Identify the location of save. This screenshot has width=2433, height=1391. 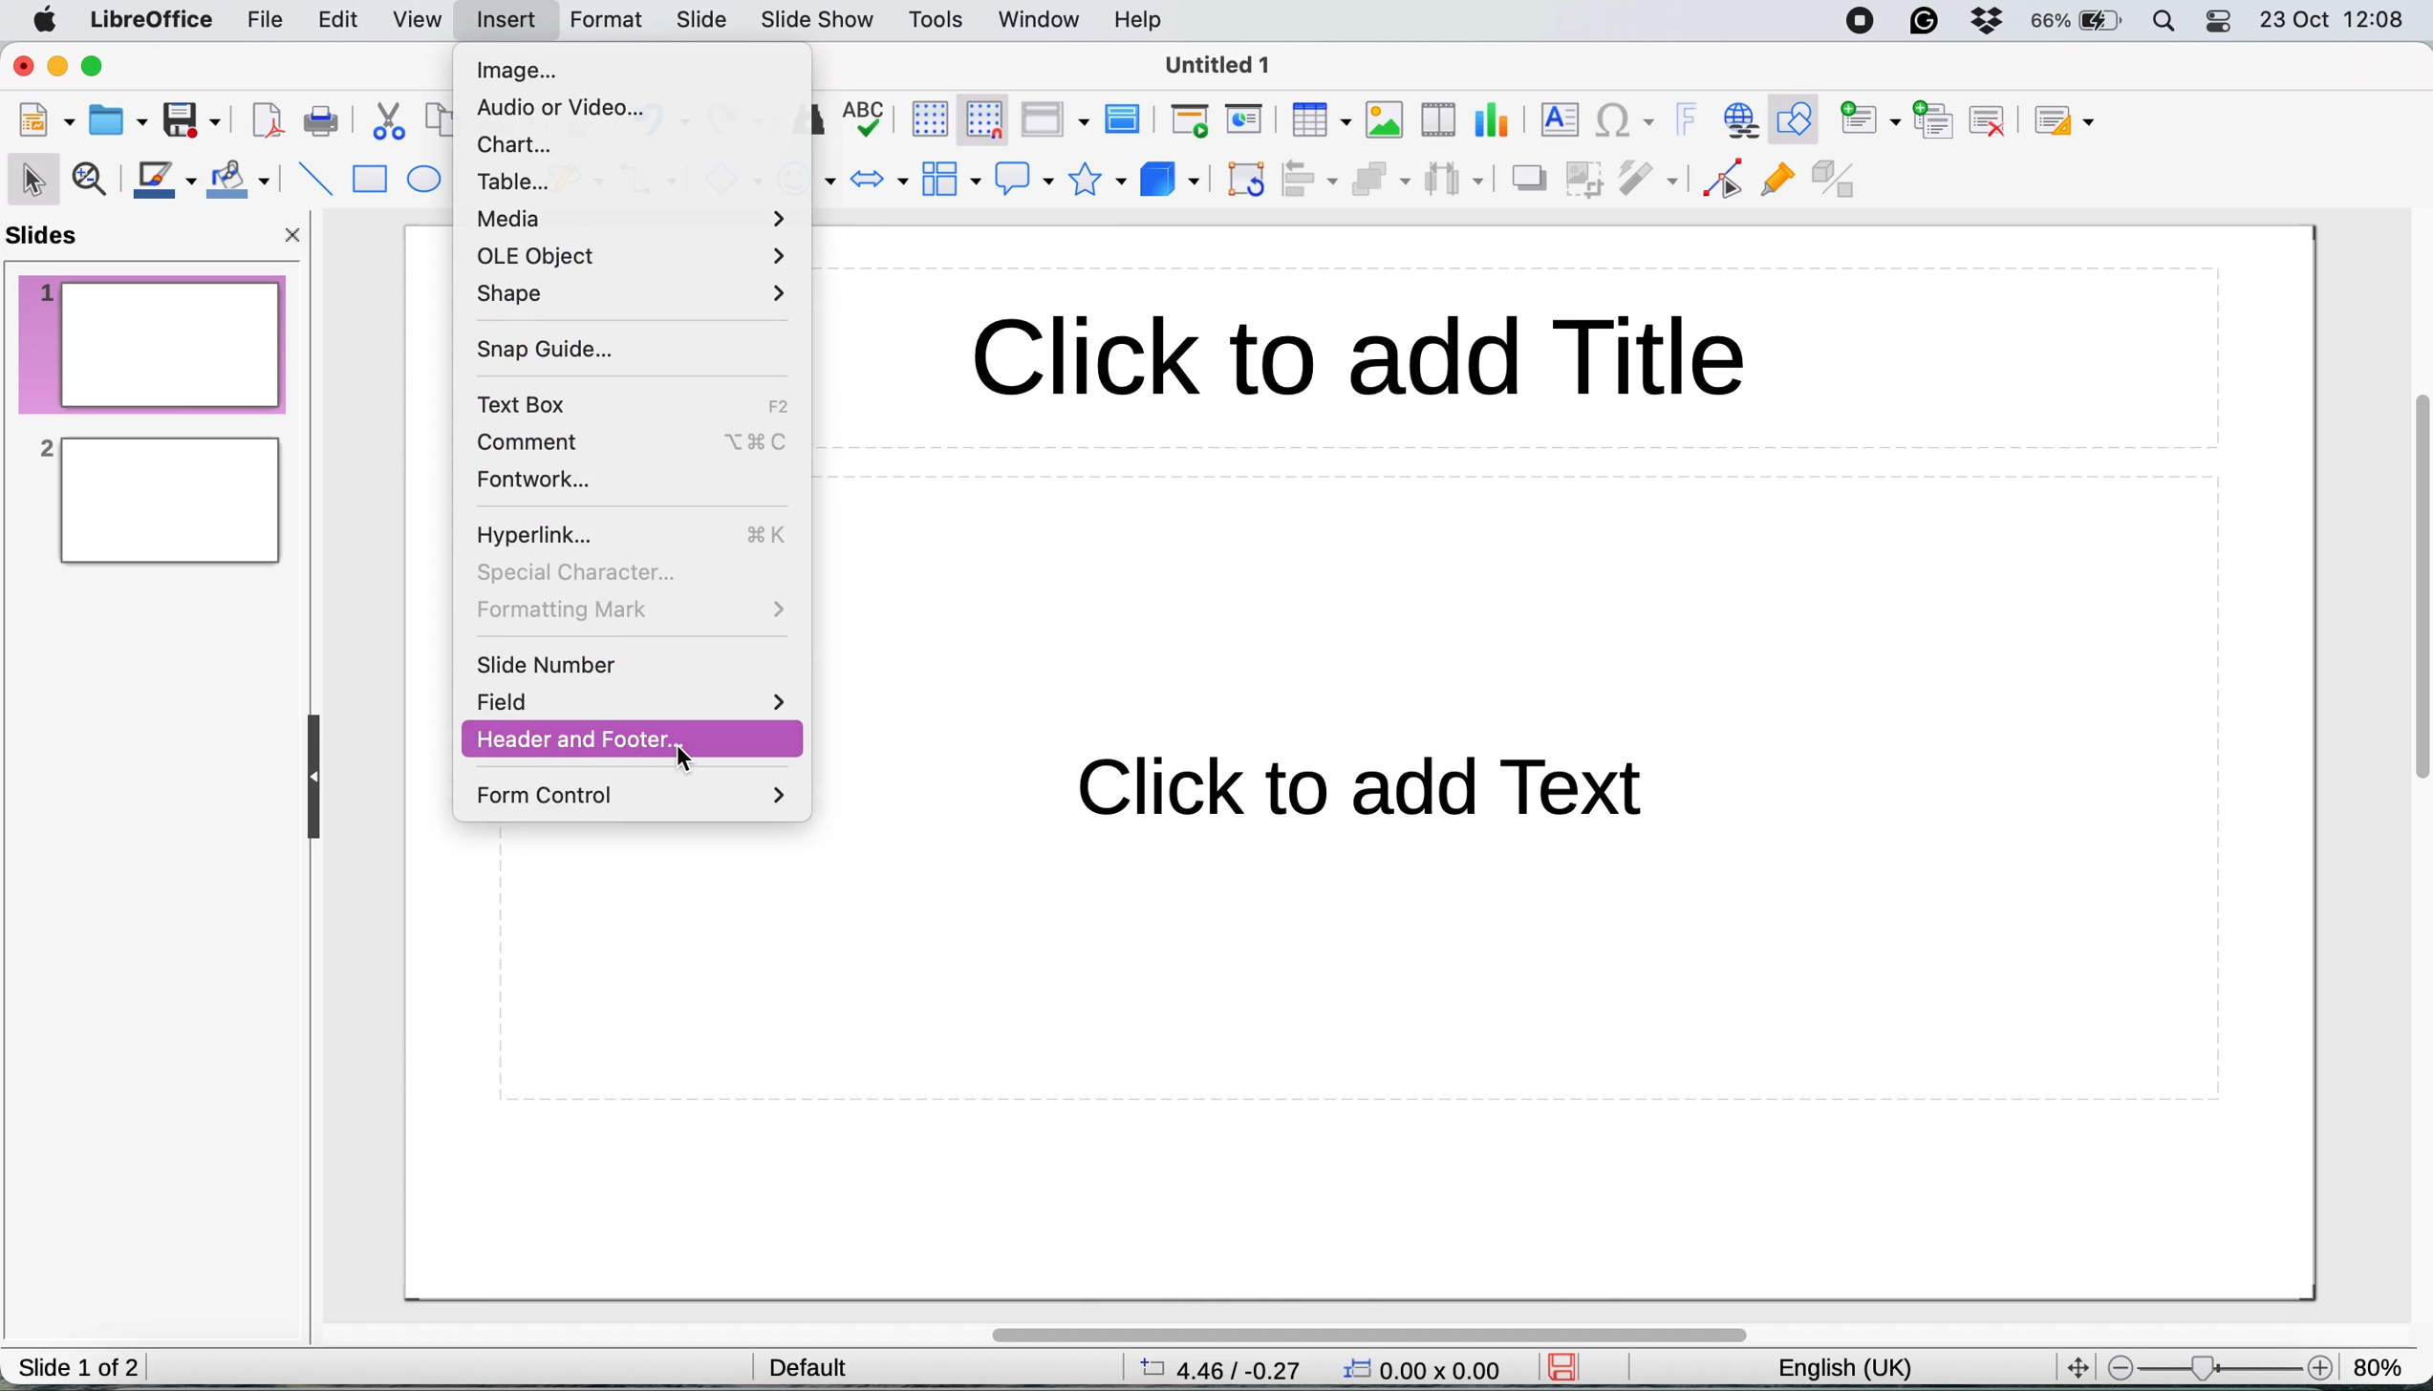
(192, 119).